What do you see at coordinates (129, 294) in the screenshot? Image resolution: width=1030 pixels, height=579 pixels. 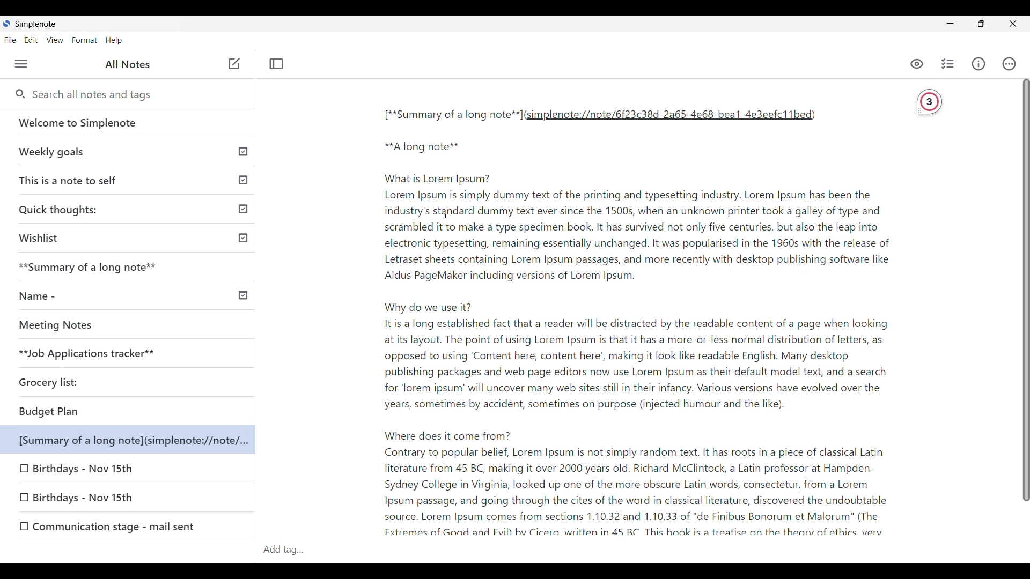 I see `Name` at bounding box center [129, 294].